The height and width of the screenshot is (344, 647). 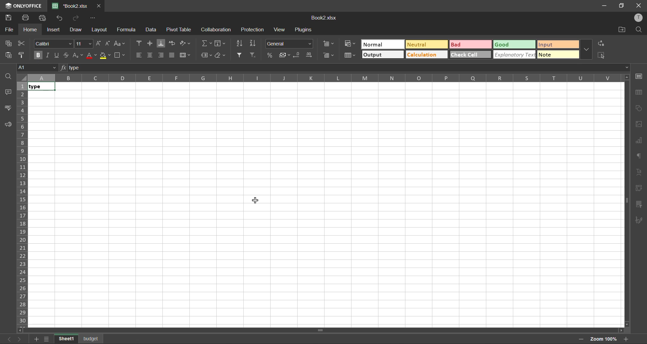 I want to click on italic, so click(x=48, y=56).